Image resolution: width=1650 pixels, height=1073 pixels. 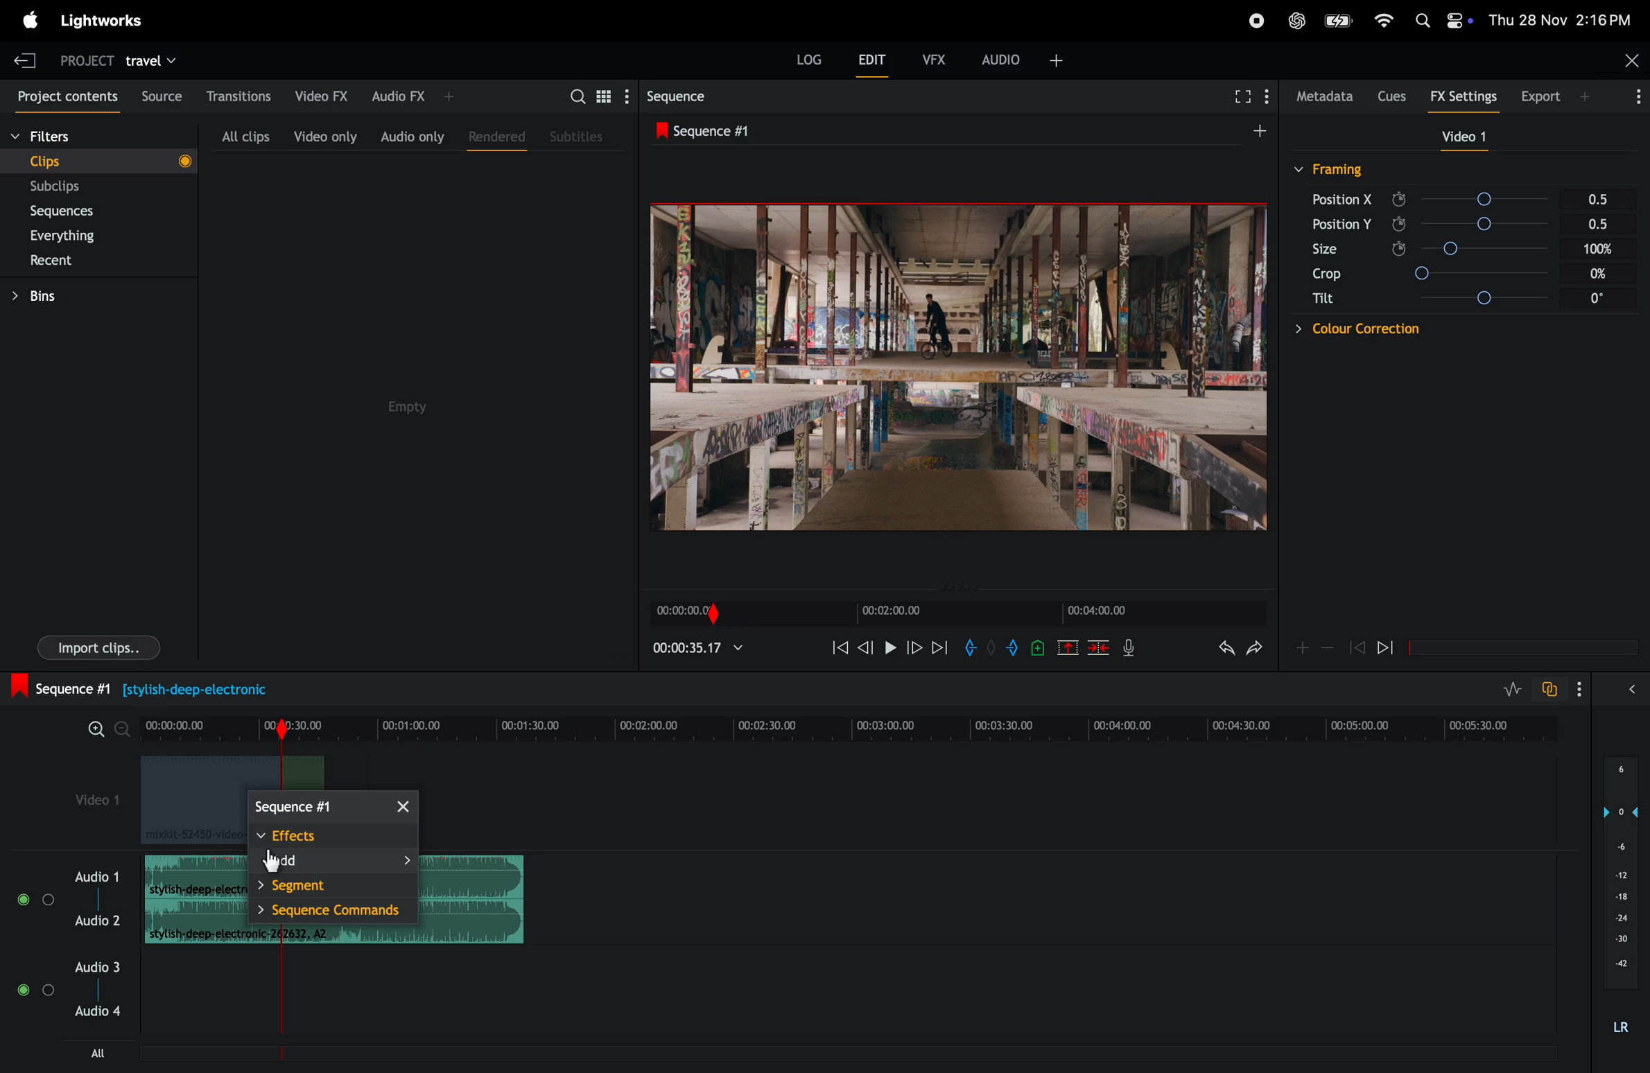 What do you see at coordinates (53, 263) in the screenshot?
I see `recent` at bounding box center [53, 263].